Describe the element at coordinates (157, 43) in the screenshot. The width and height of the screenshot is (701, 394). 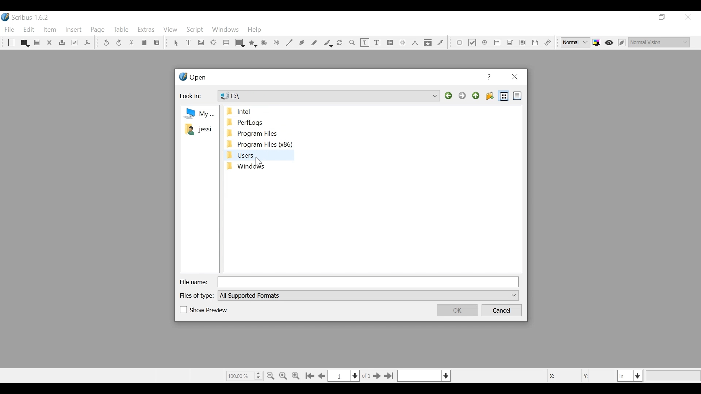
I see `Paste` at that location.